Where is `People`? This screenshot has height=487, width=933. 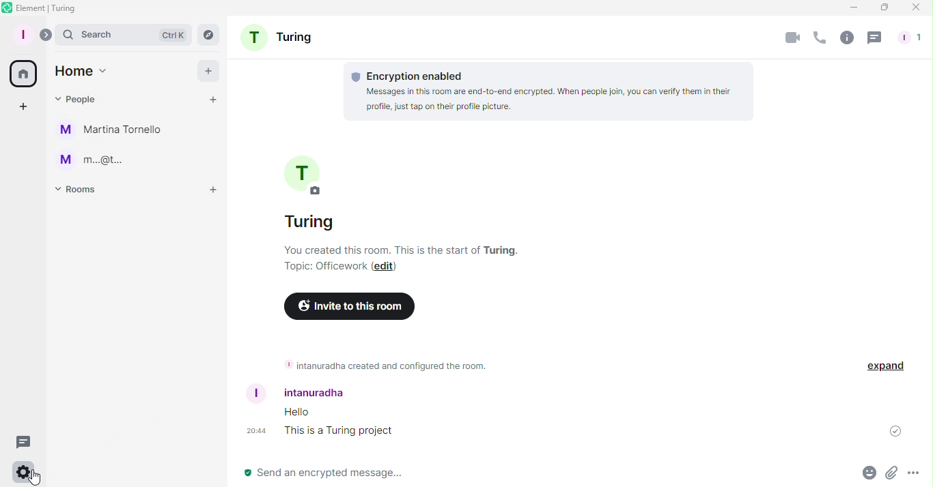
People is located at coordinates (913, 35).